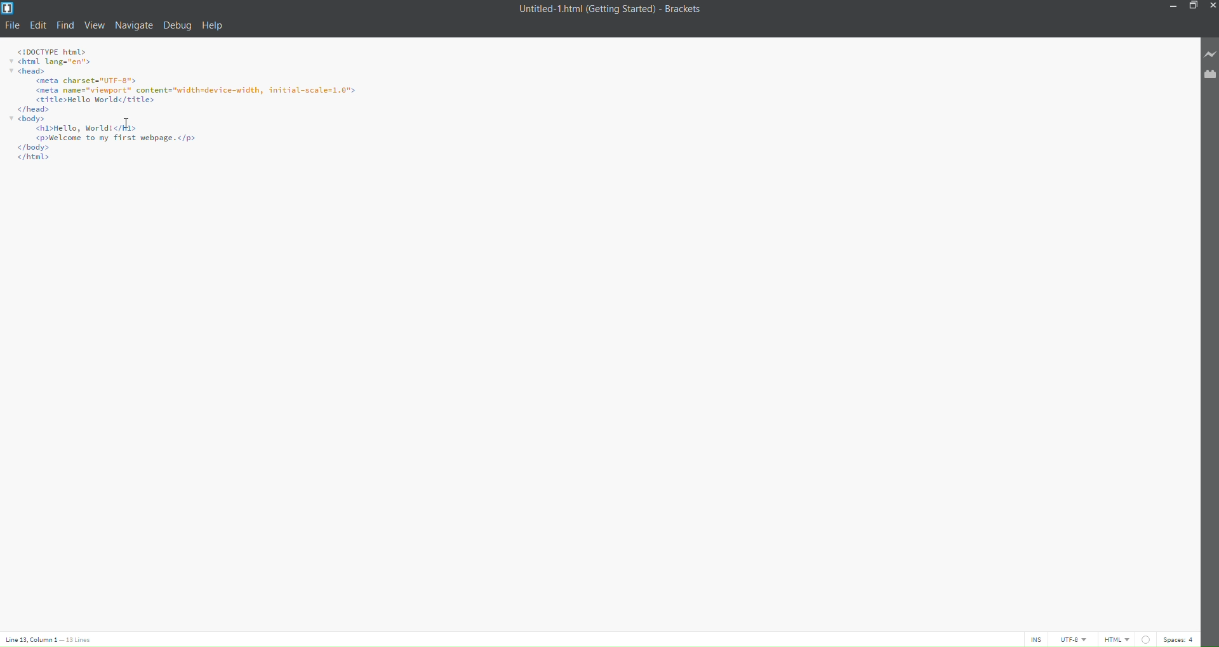 This screenshot has width=1219, height=647. I want to click on debug, so click(177, 28).